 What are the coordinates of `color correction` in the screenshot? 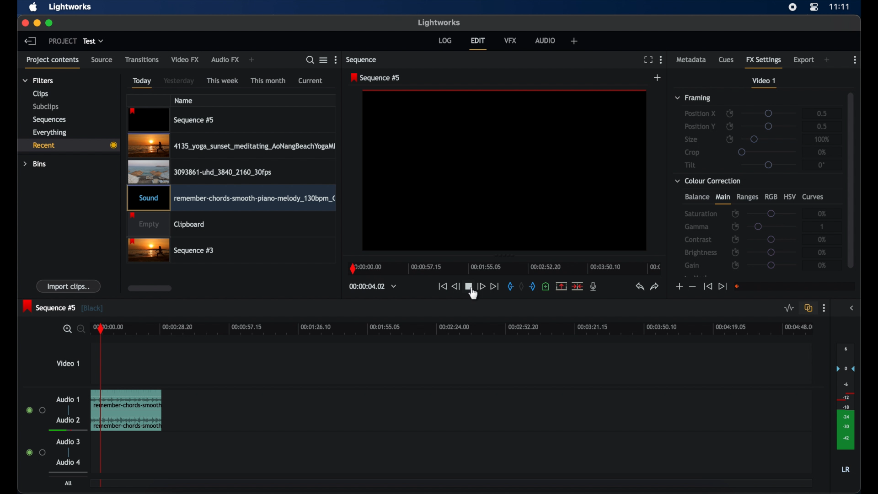 It's located at (708, 181).